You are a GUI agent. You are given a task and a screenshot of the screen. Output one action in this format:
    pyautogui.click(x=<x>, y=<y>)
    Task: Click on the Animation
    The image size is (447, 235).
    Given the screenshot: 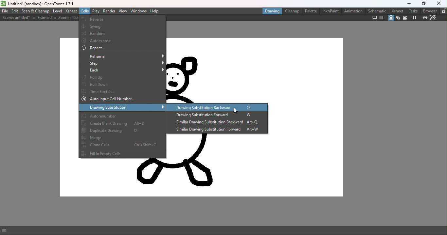 What is the action you would take?
    pyautogui.click(x=353, y=11)
    